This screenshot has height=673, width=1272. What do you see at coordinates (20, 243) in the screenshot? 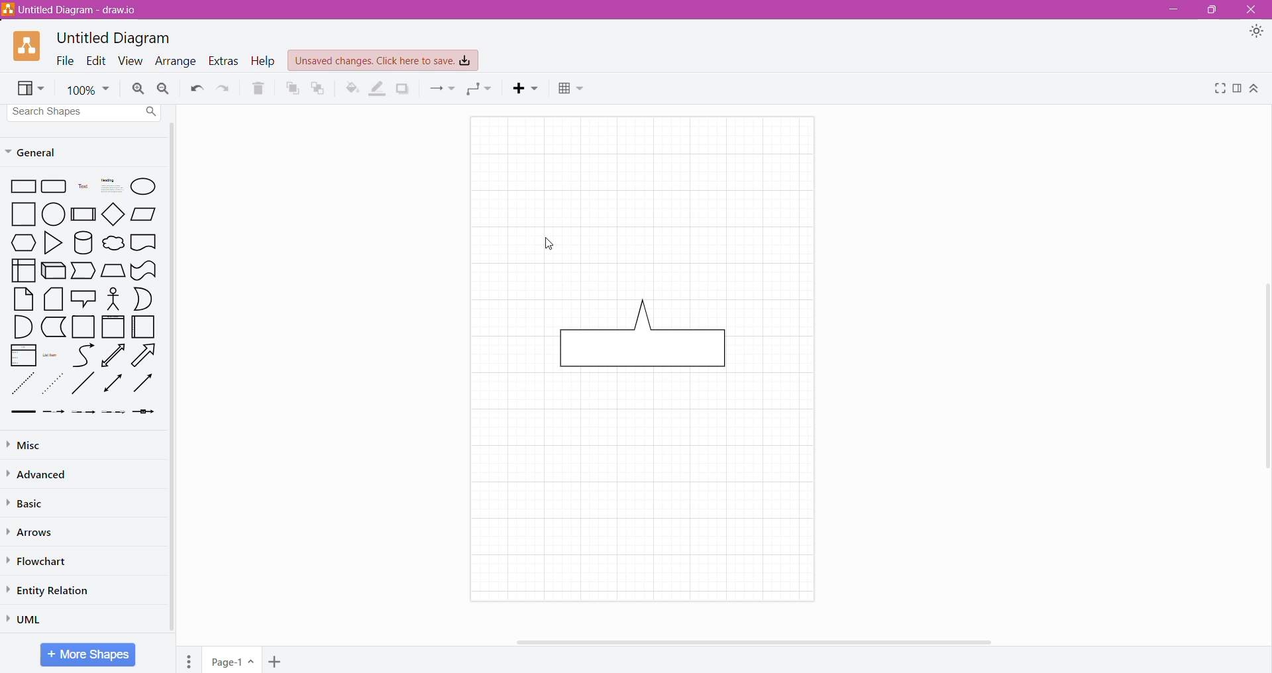
I see `preparation` at bounding box center [20, 243].